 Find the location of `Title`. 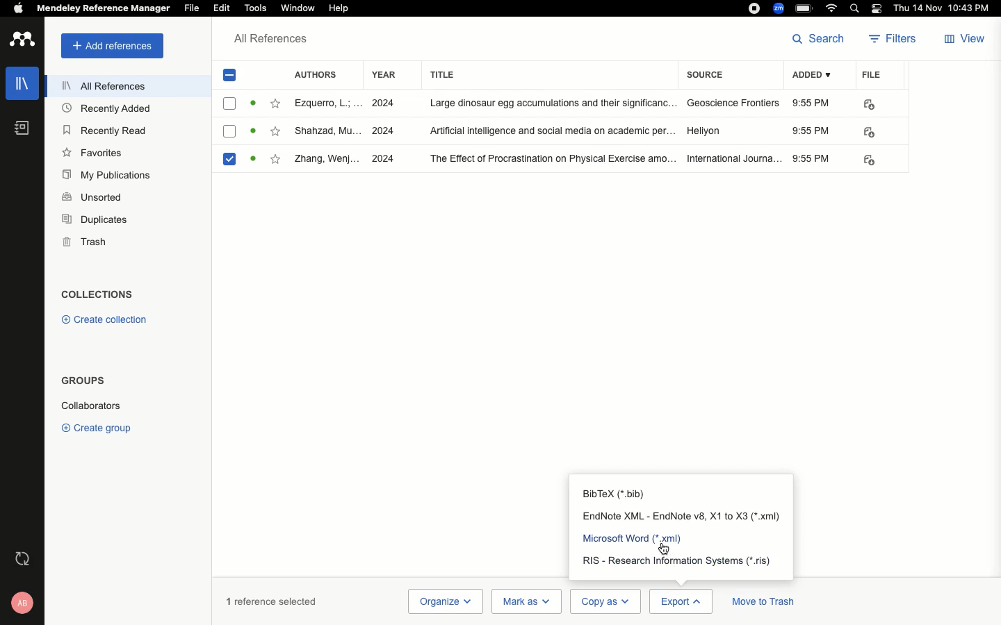

Title is located at coordinates (551, 74).